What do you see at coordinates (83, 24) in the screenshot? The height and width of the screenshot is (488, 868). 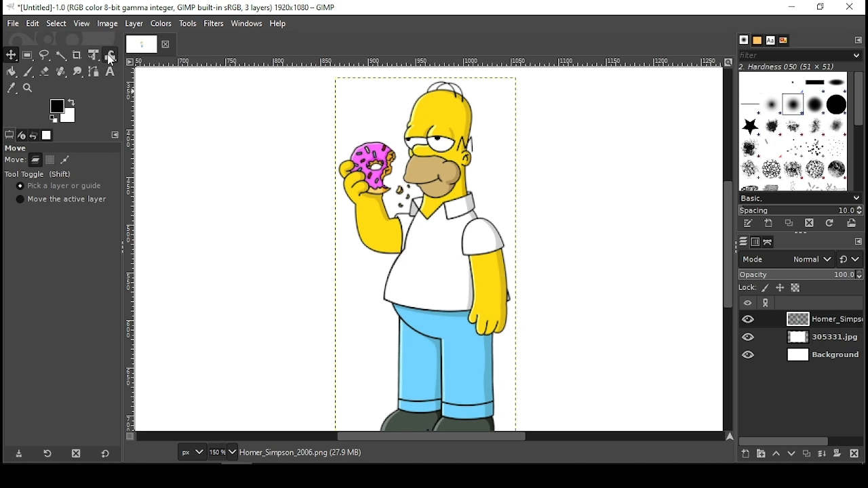 I see `view` at bounding box center [83, 24].